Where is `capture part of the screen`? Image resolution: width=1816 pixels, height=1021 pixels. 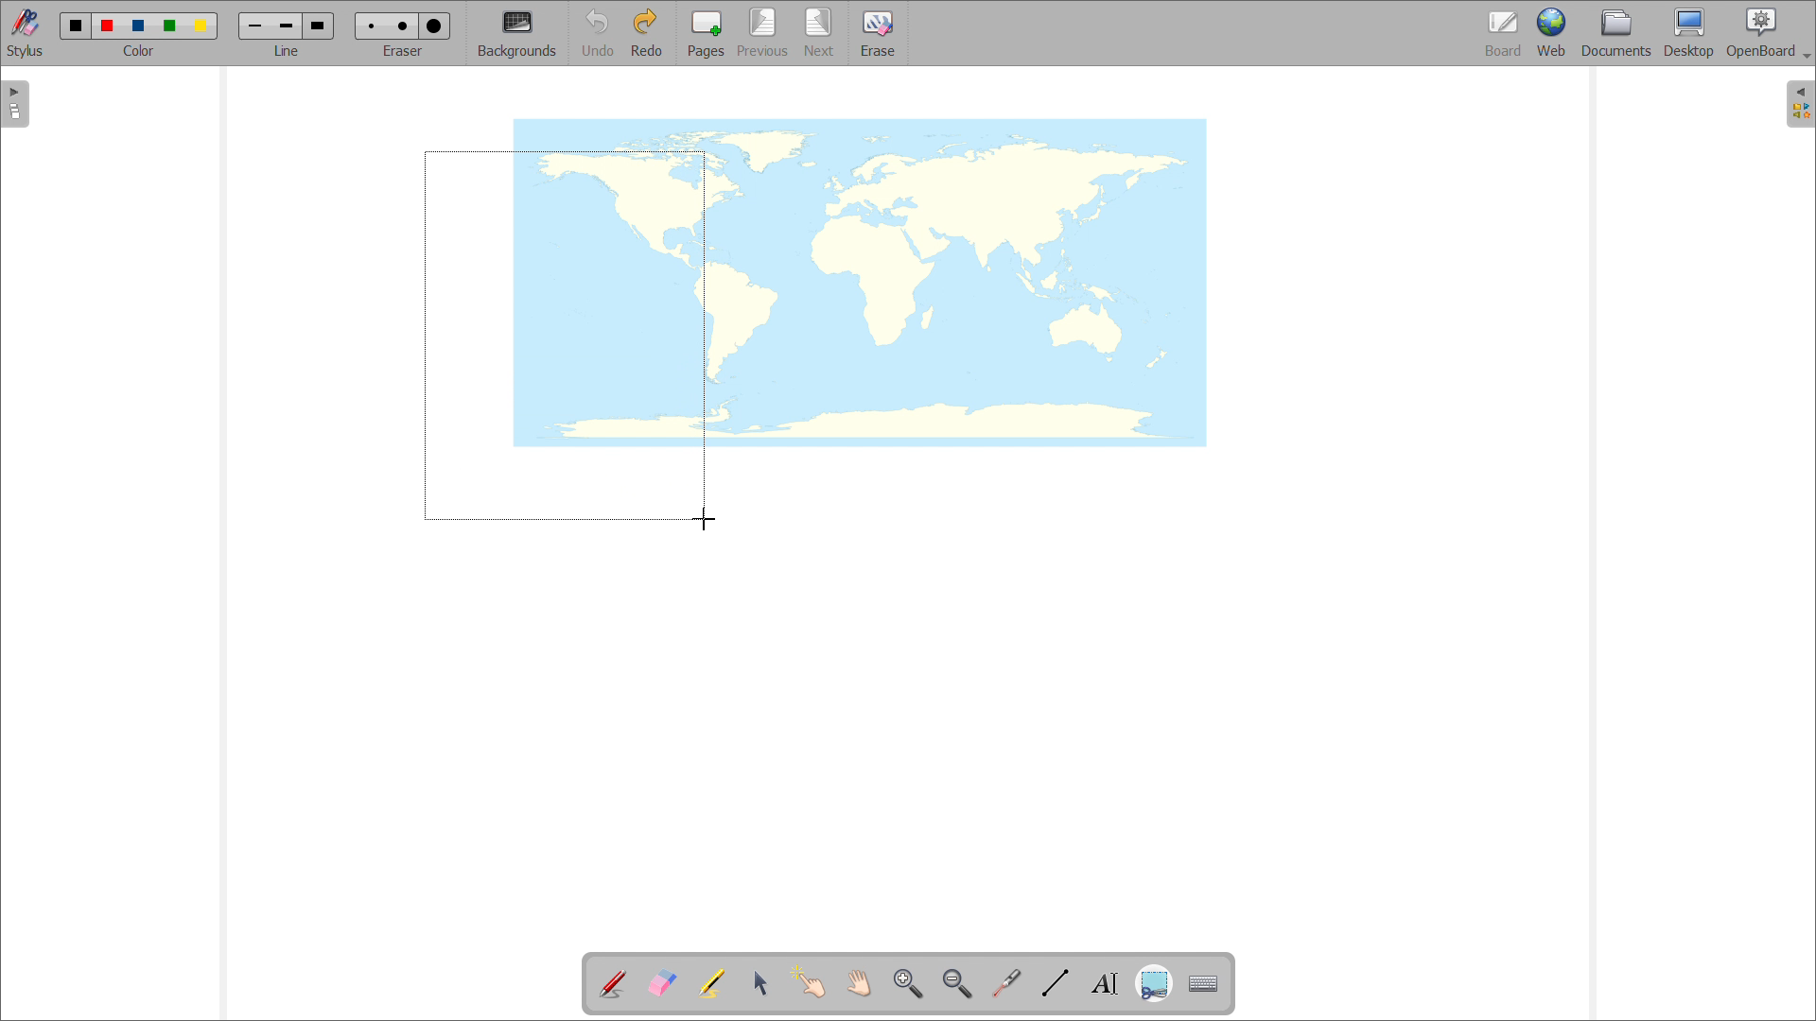 capture part of the screen is located at coordinates (1154, 985).